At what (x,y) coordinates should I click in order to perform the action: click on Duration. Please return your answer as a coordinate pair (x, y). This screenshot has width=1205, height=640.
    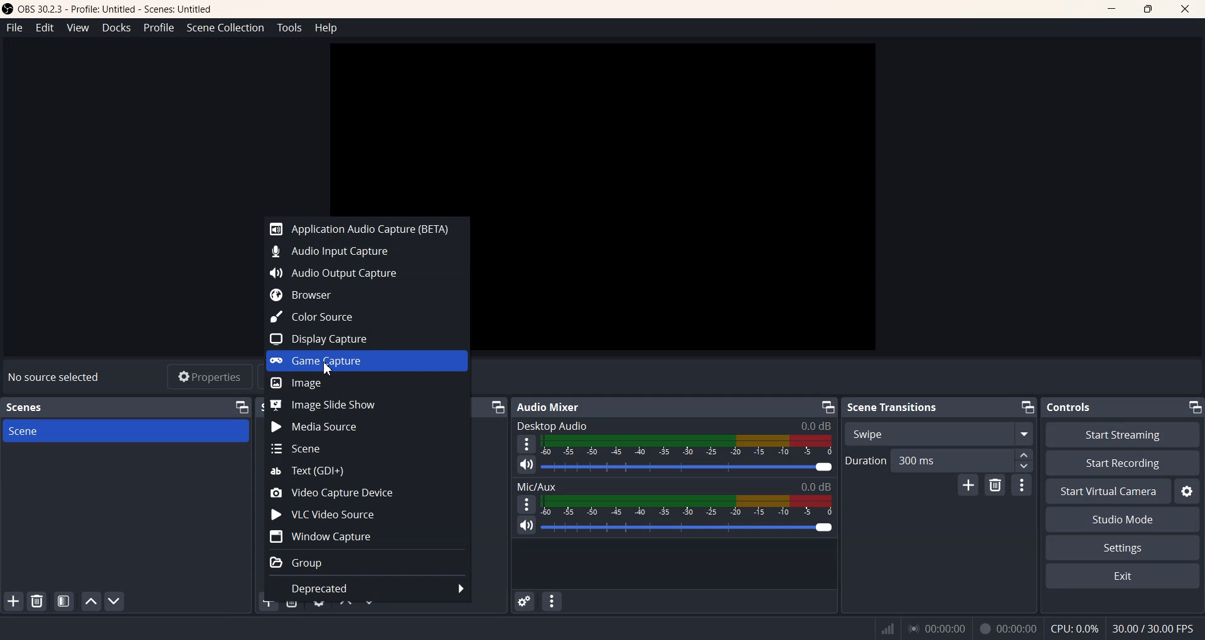
    Looking at the image, I should click on (939, 461).